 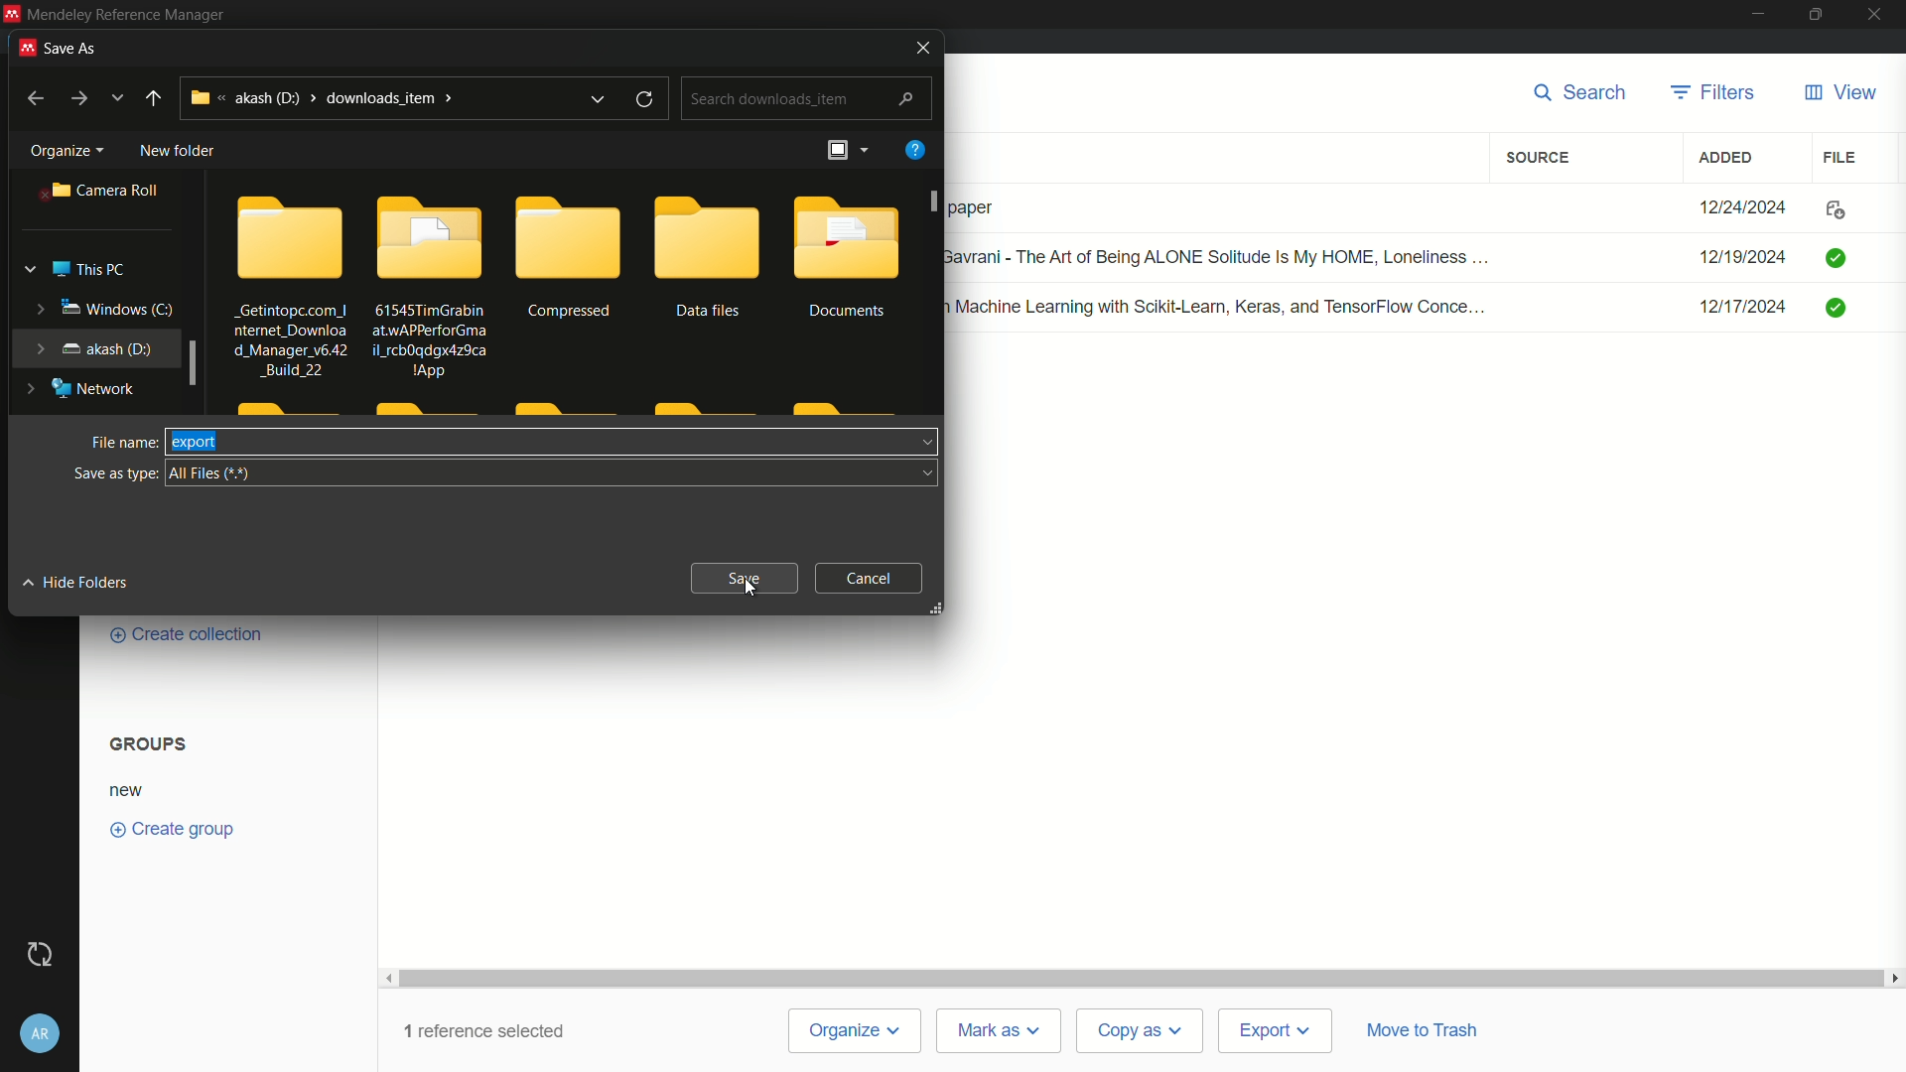 I want to click on close app, so click(x=1878, y=14).